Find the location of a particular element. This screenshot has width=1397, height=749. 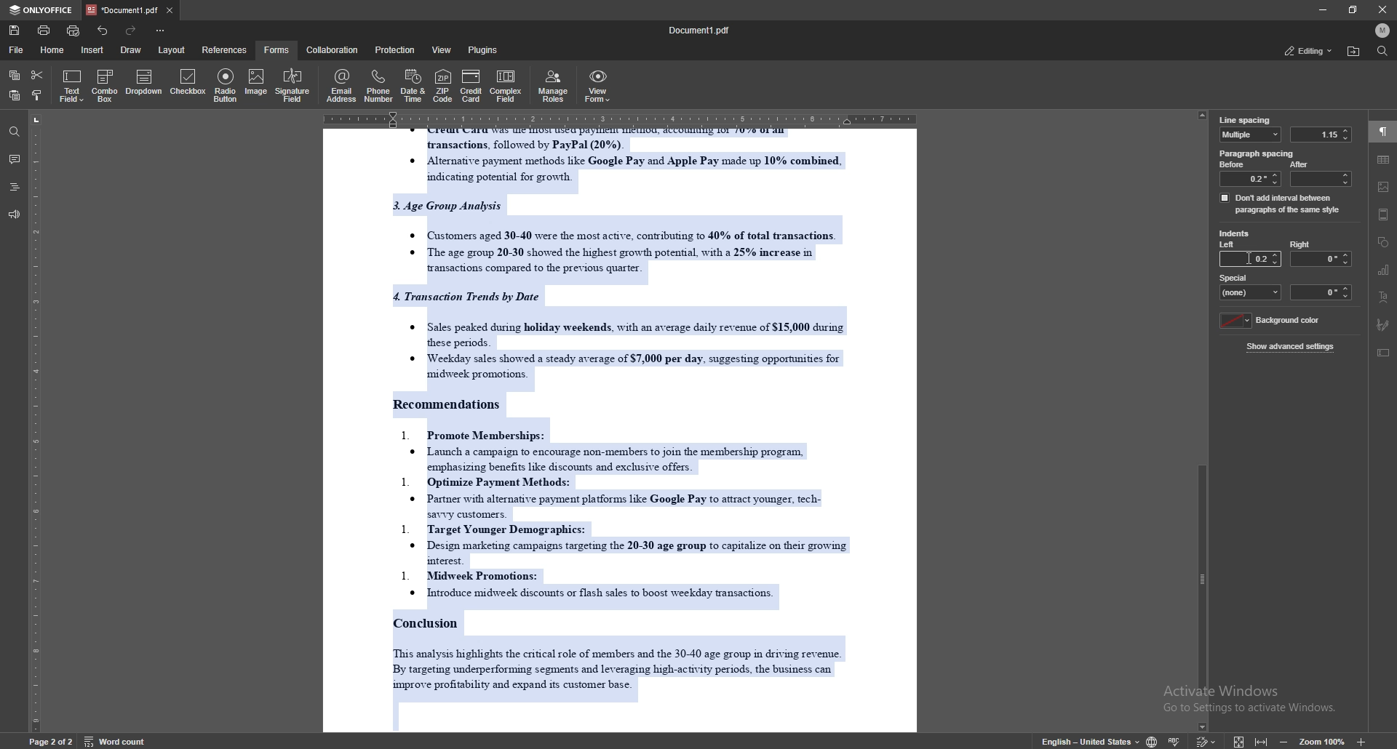

locate file is located at coordinates (1353, 52).